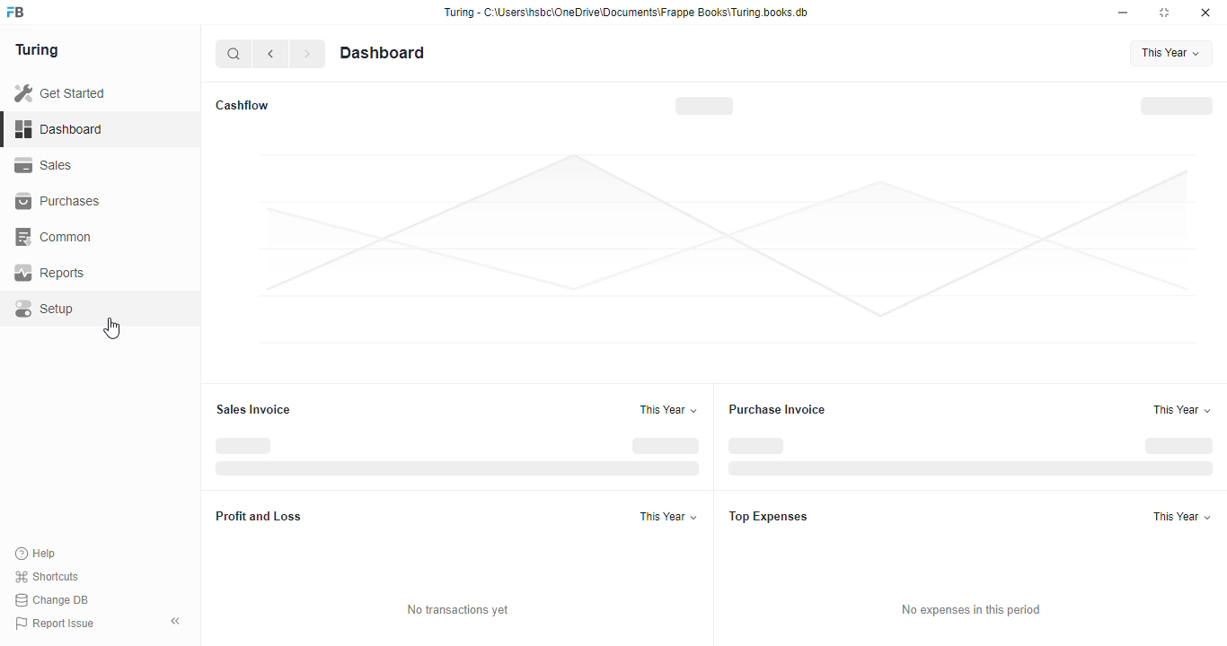 This screenshot has height=646, width=1227. Describe the element at coordinates (1205, 13) in the screenshot. I see `close` at that location.